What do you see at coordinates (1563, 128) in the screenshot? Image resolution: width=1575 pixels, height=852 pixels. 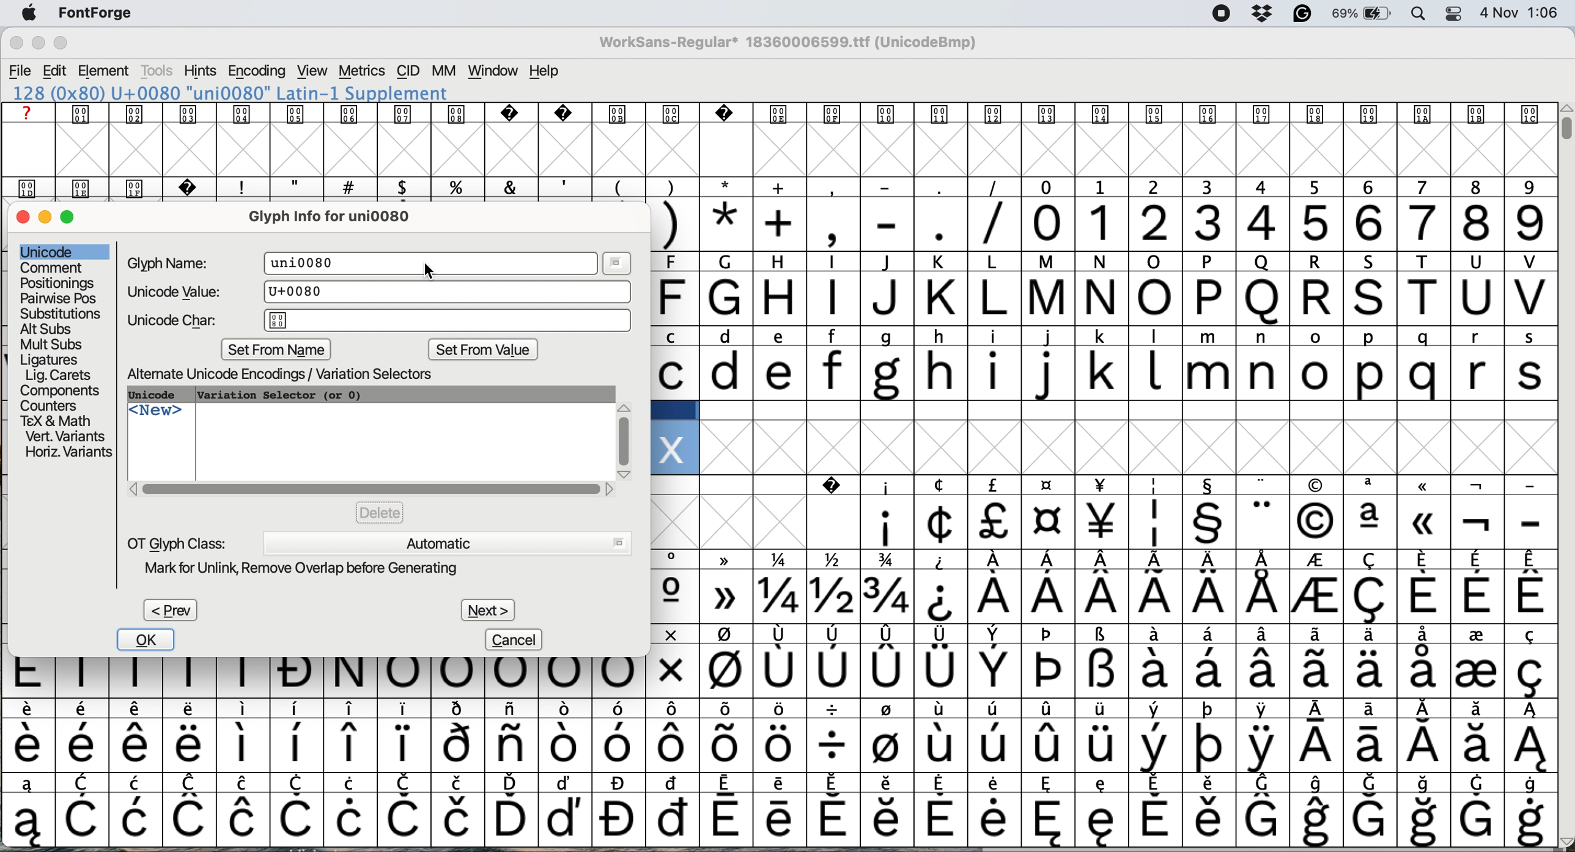 I see `vertical scroll bar` at bounding box center [1563, 128].